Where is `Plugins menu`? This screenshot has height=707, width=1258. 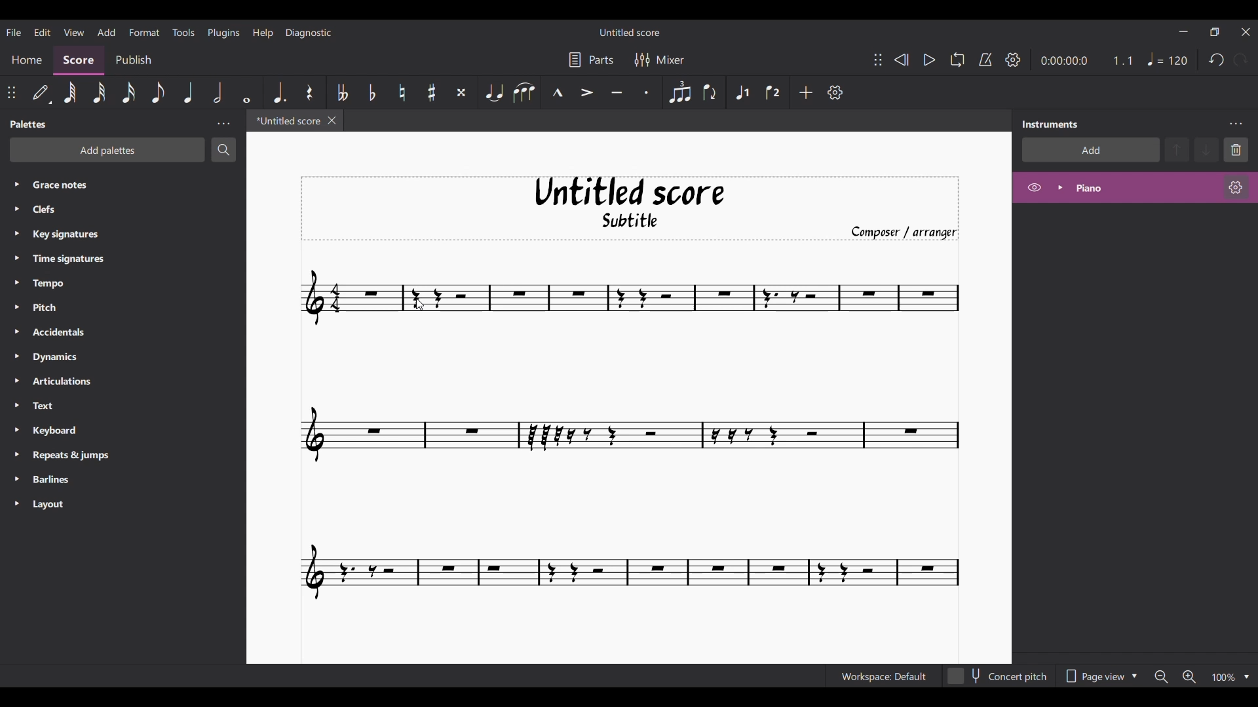 Plugins menu is located at coordinates (223, 33).